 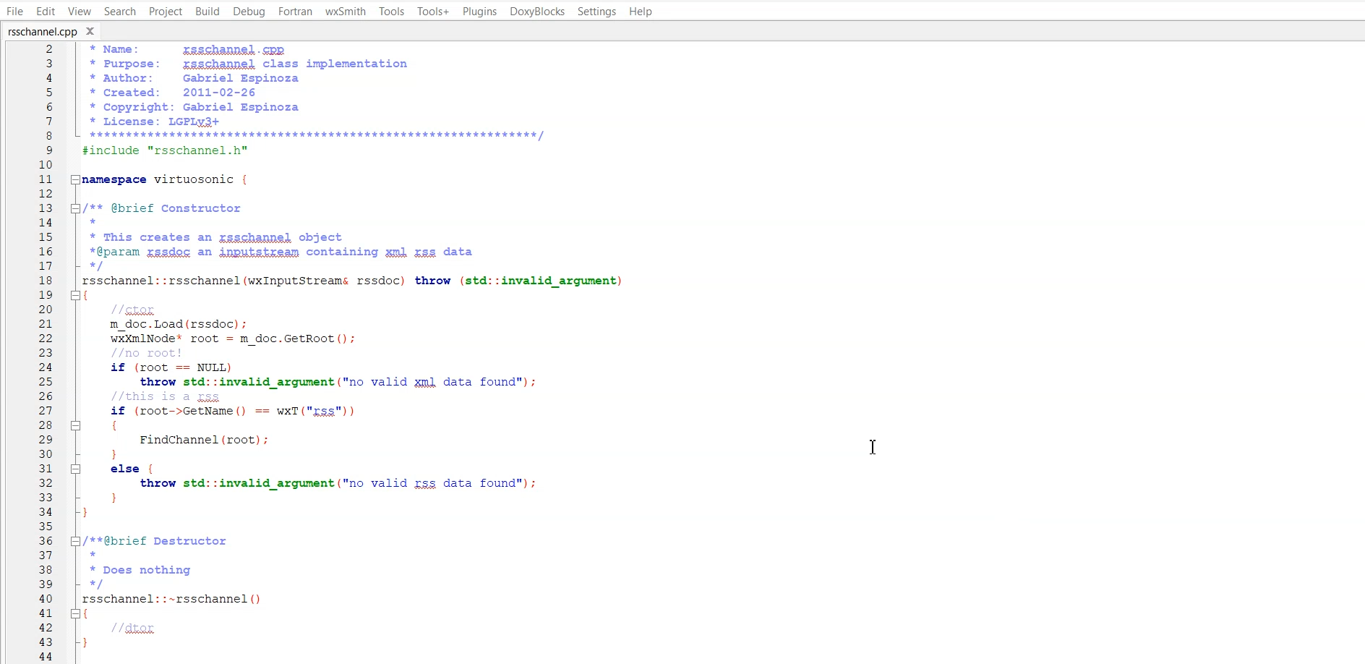 What do you see at coordinates (165, 12) in the screenshot?
I see `Project` at bounding box center [165, 12].